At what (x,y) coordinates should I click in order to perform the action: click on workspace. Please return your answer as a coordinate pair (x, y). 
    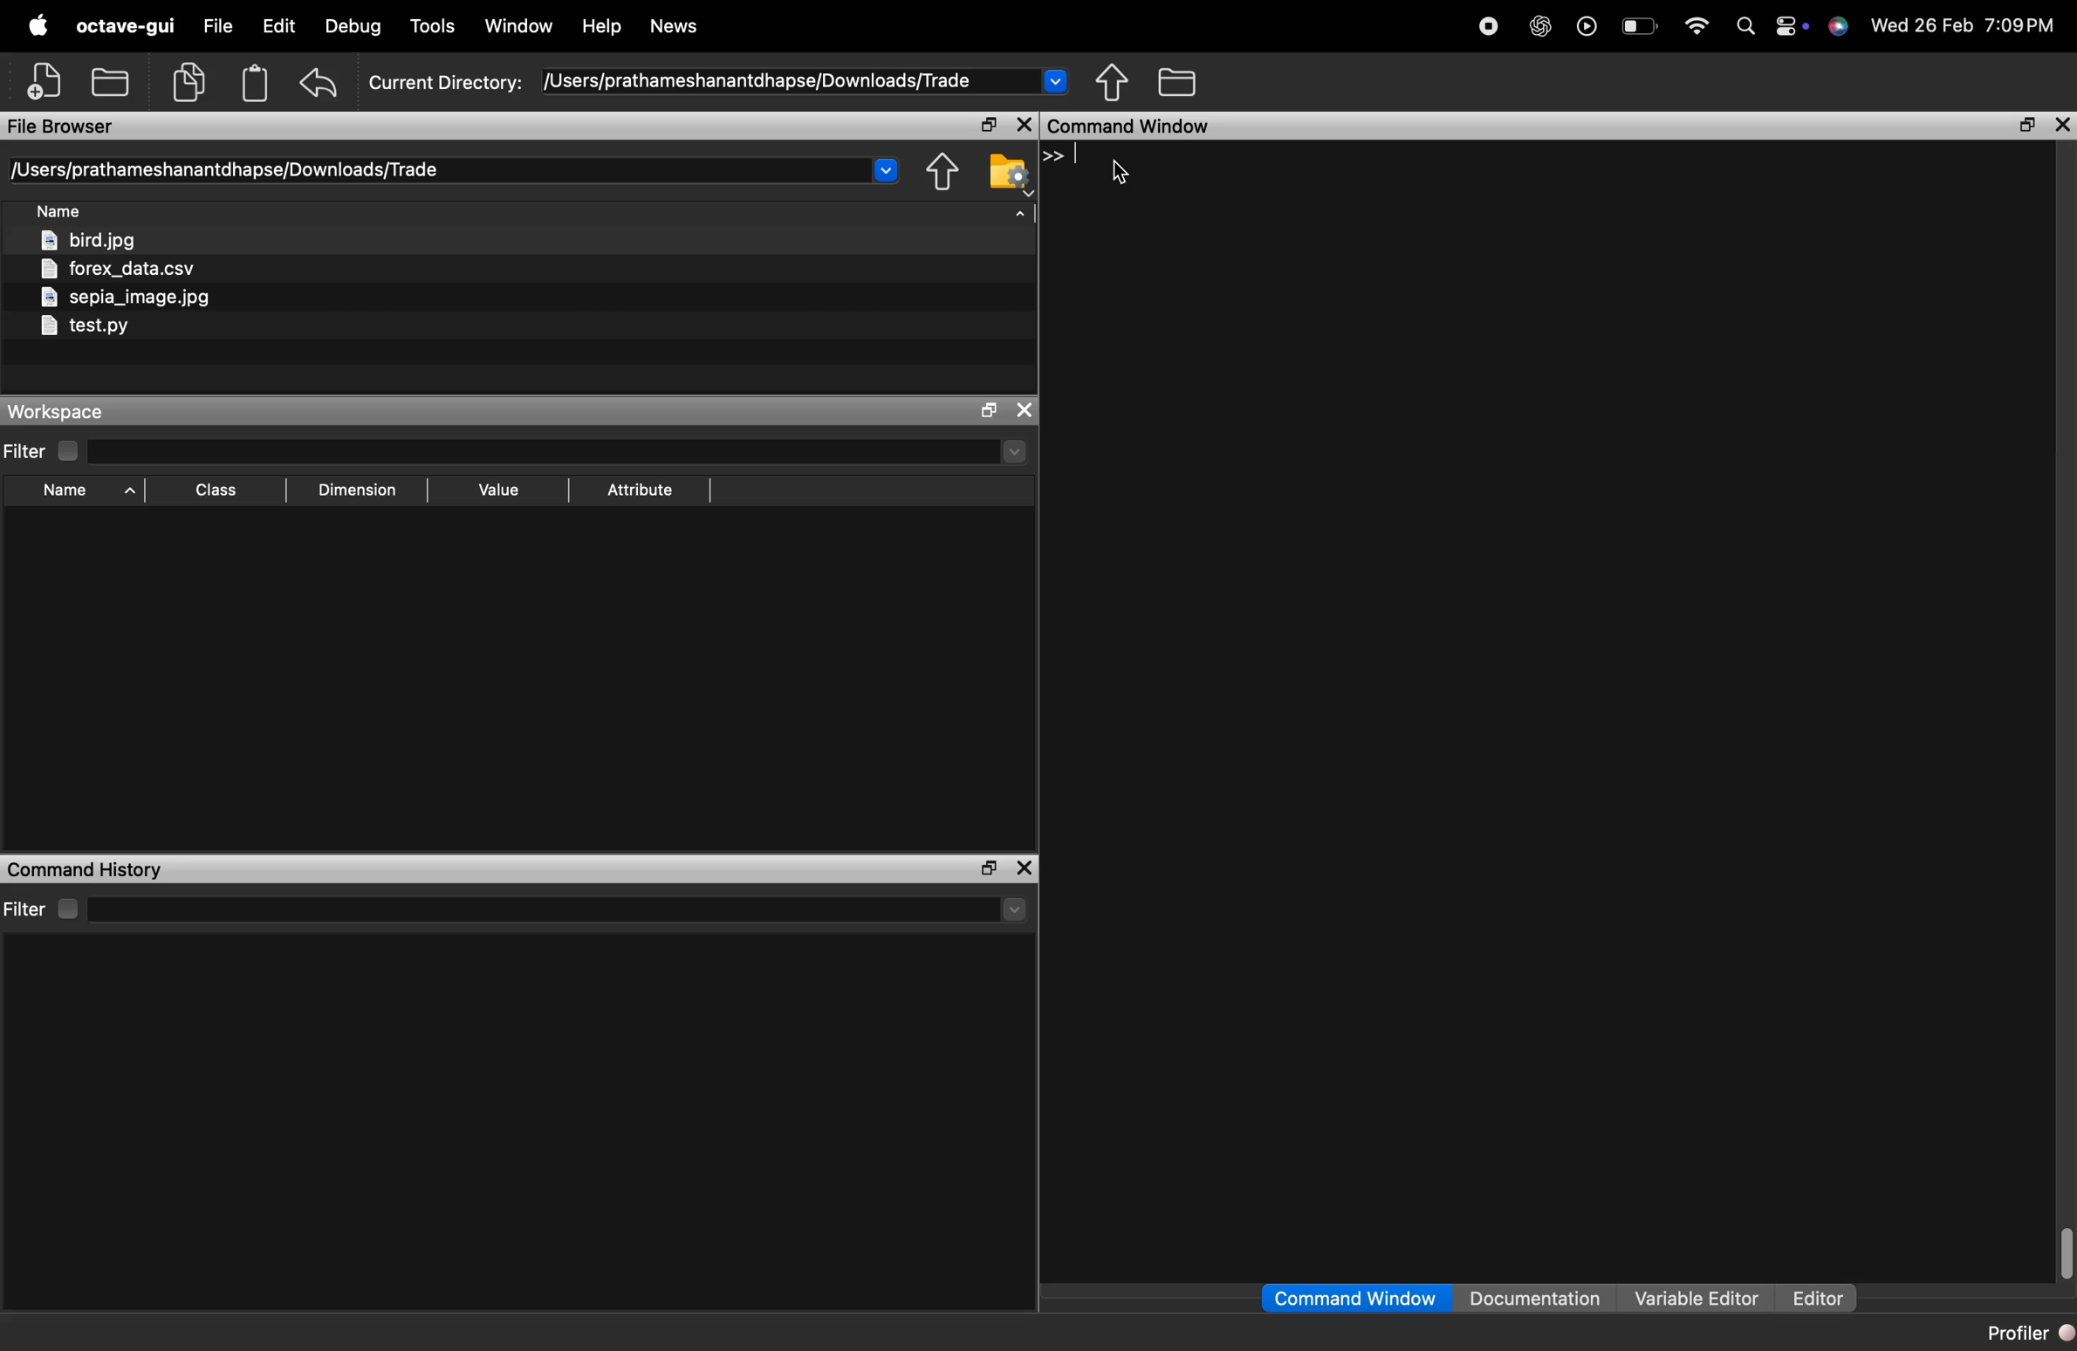
    Looking at the image, I should click on (86, 412).